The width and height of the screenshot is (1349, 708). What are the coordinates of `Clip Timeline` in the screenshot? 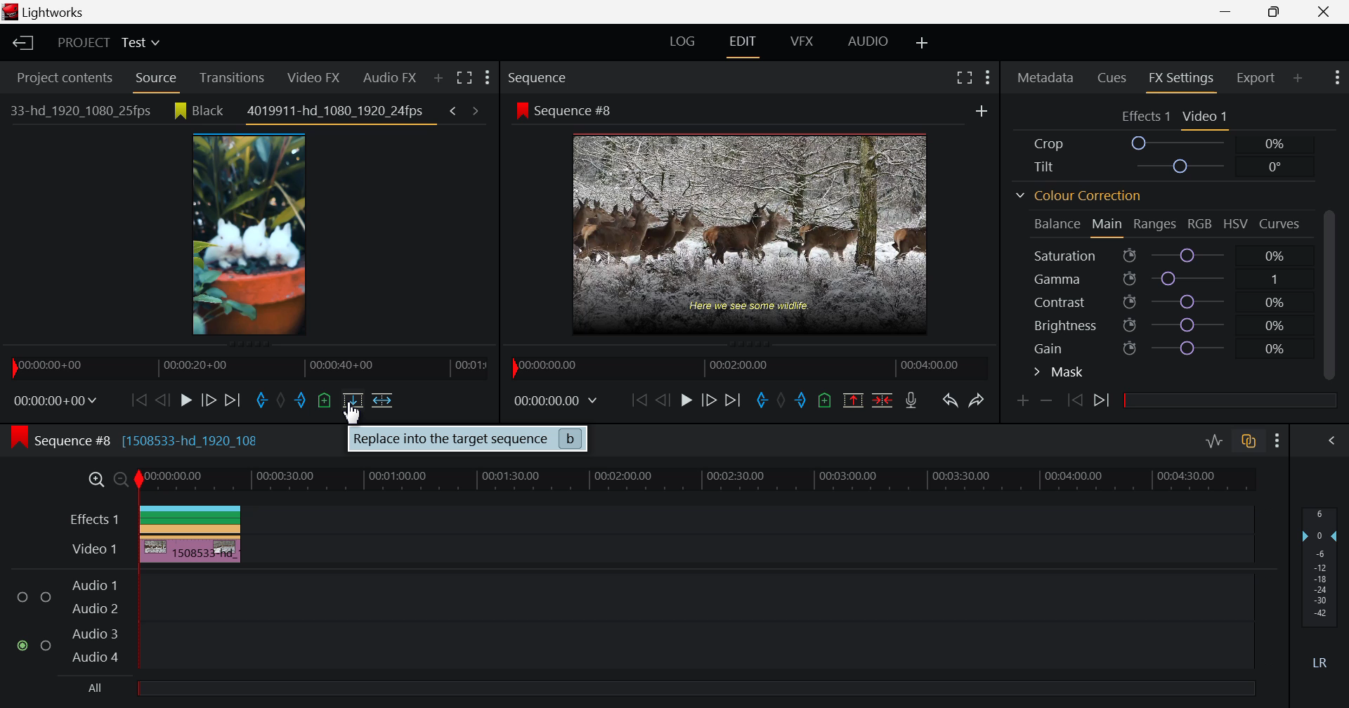 It's located at (249, 371).